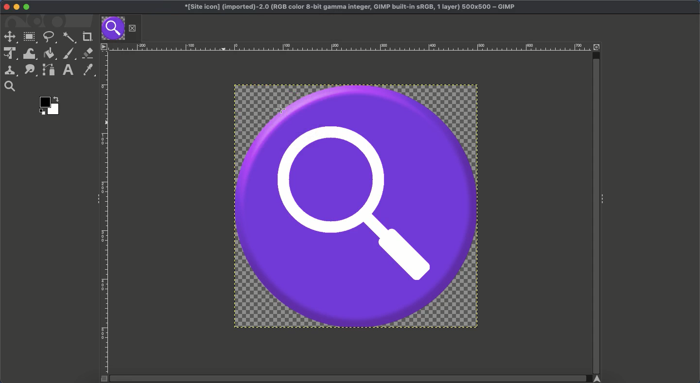  I want to click on Path, so click(49, 70).